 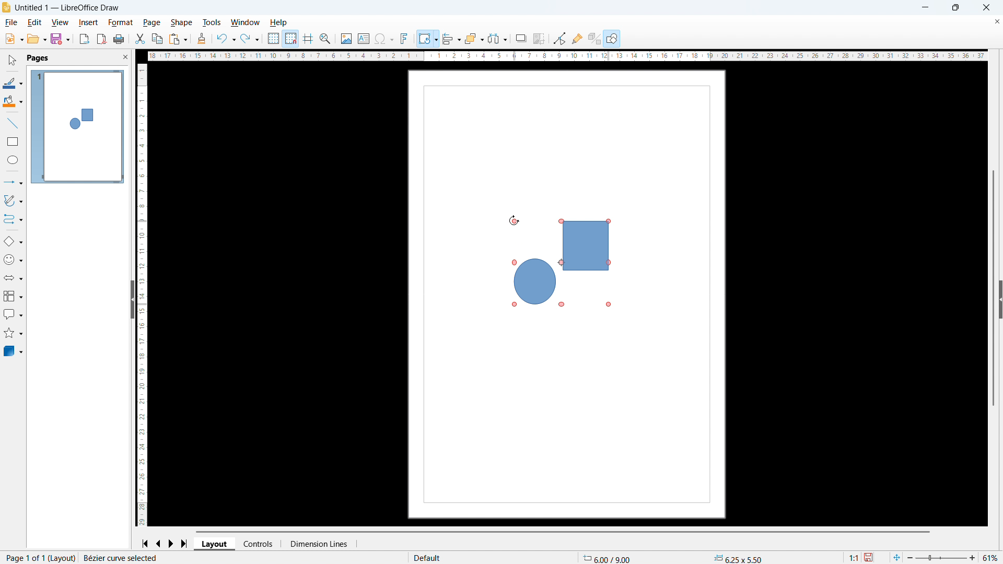 What do you see at coordinates (172, 544) in the screenshot?
I see `Next page ` at bounding box center [172, 544].